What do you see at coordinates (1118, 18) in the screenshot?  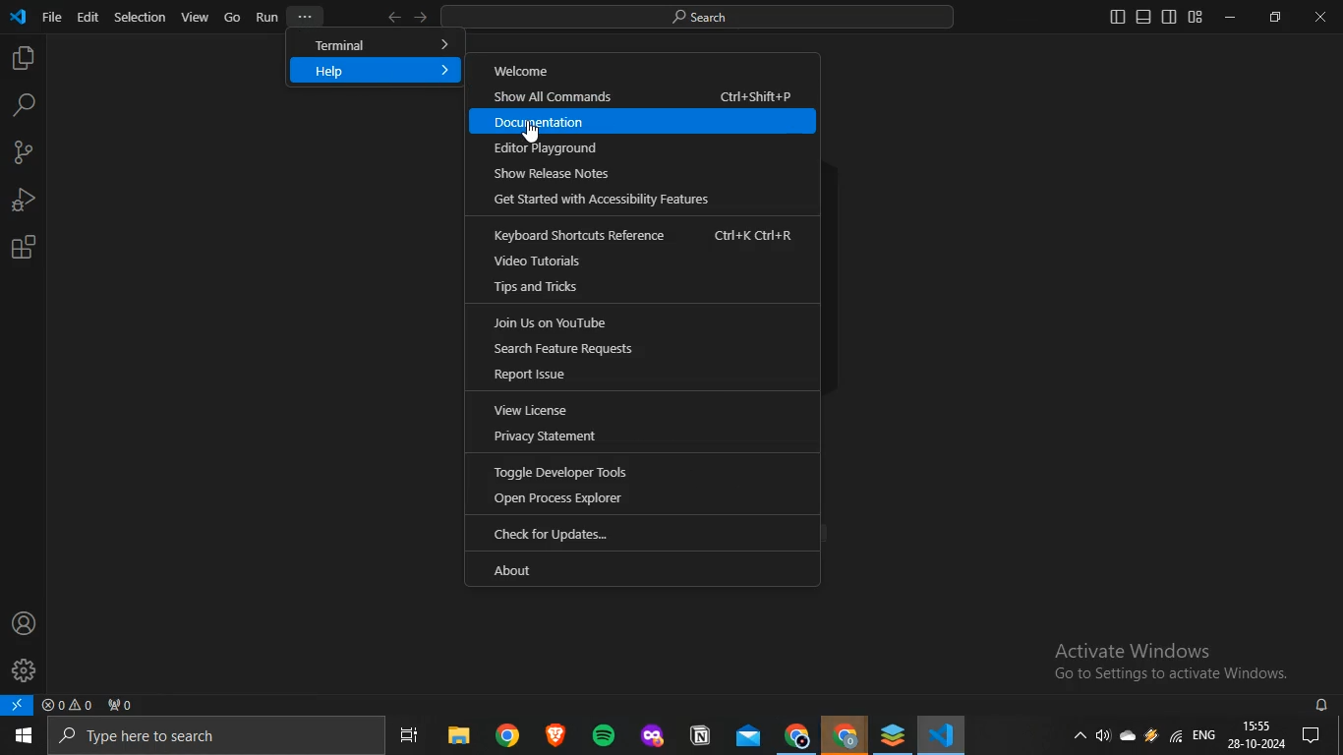 I see `toggle primary sidebar` at bounding box center [1118, 18].